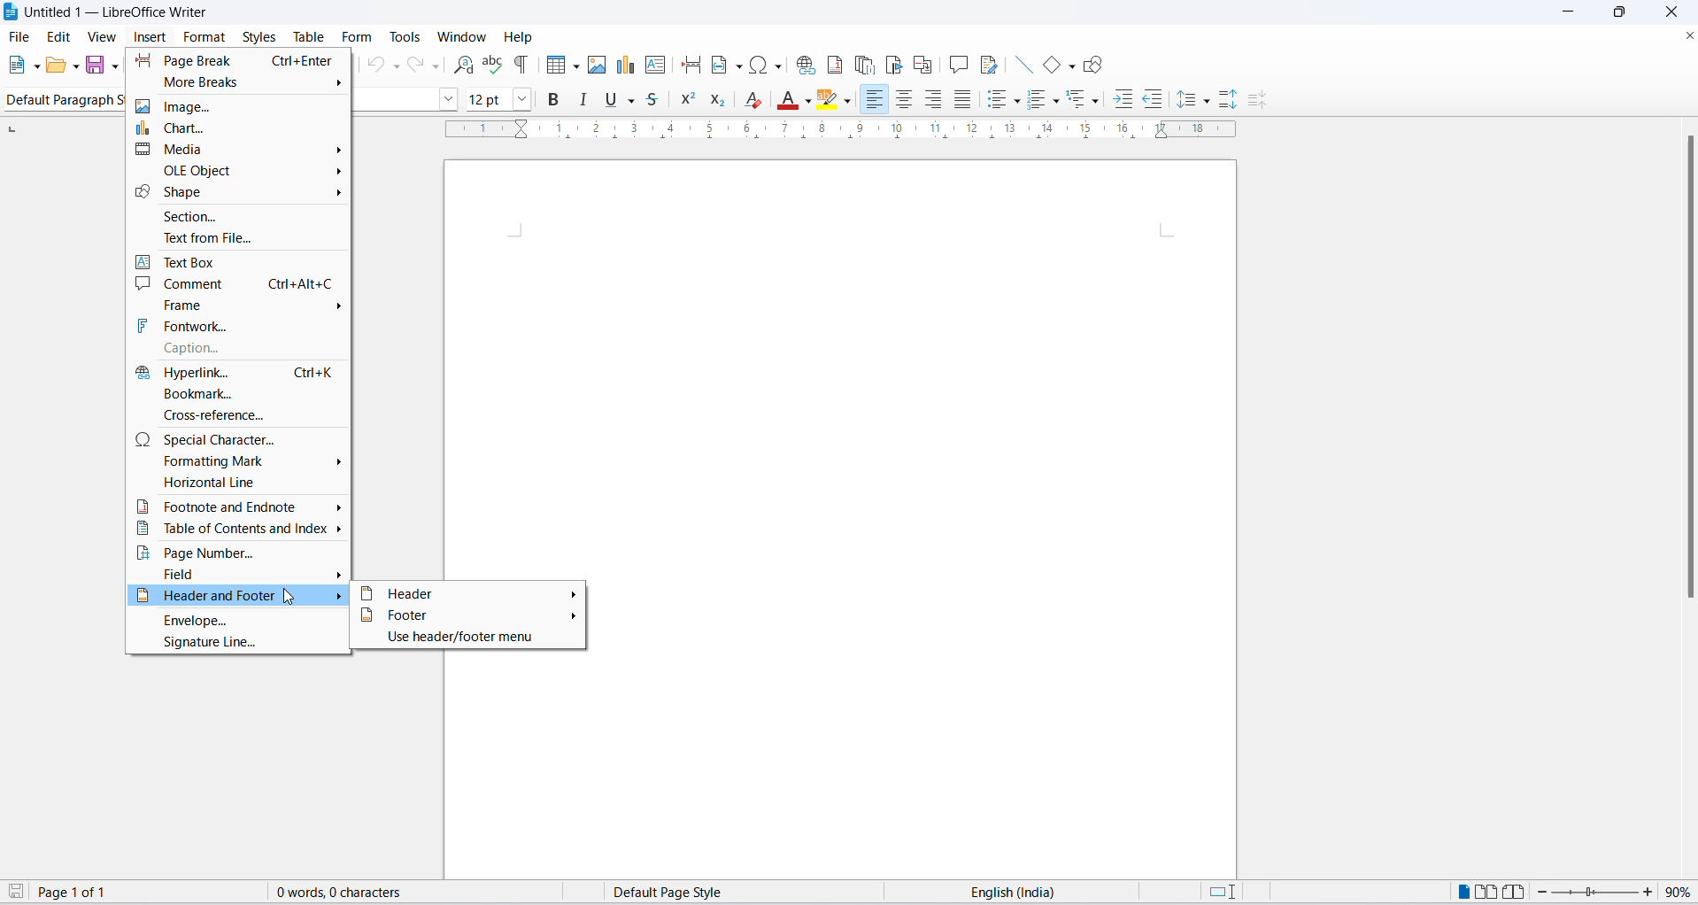  I want to click on underline, so click(610, 102).